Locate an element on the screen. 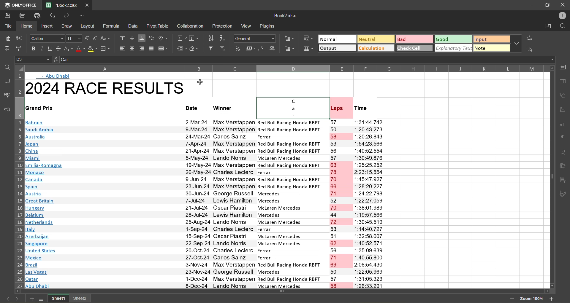 Image resolution: width=570 pixels, height=303 pixels. good is located at coordinates (454, 39).